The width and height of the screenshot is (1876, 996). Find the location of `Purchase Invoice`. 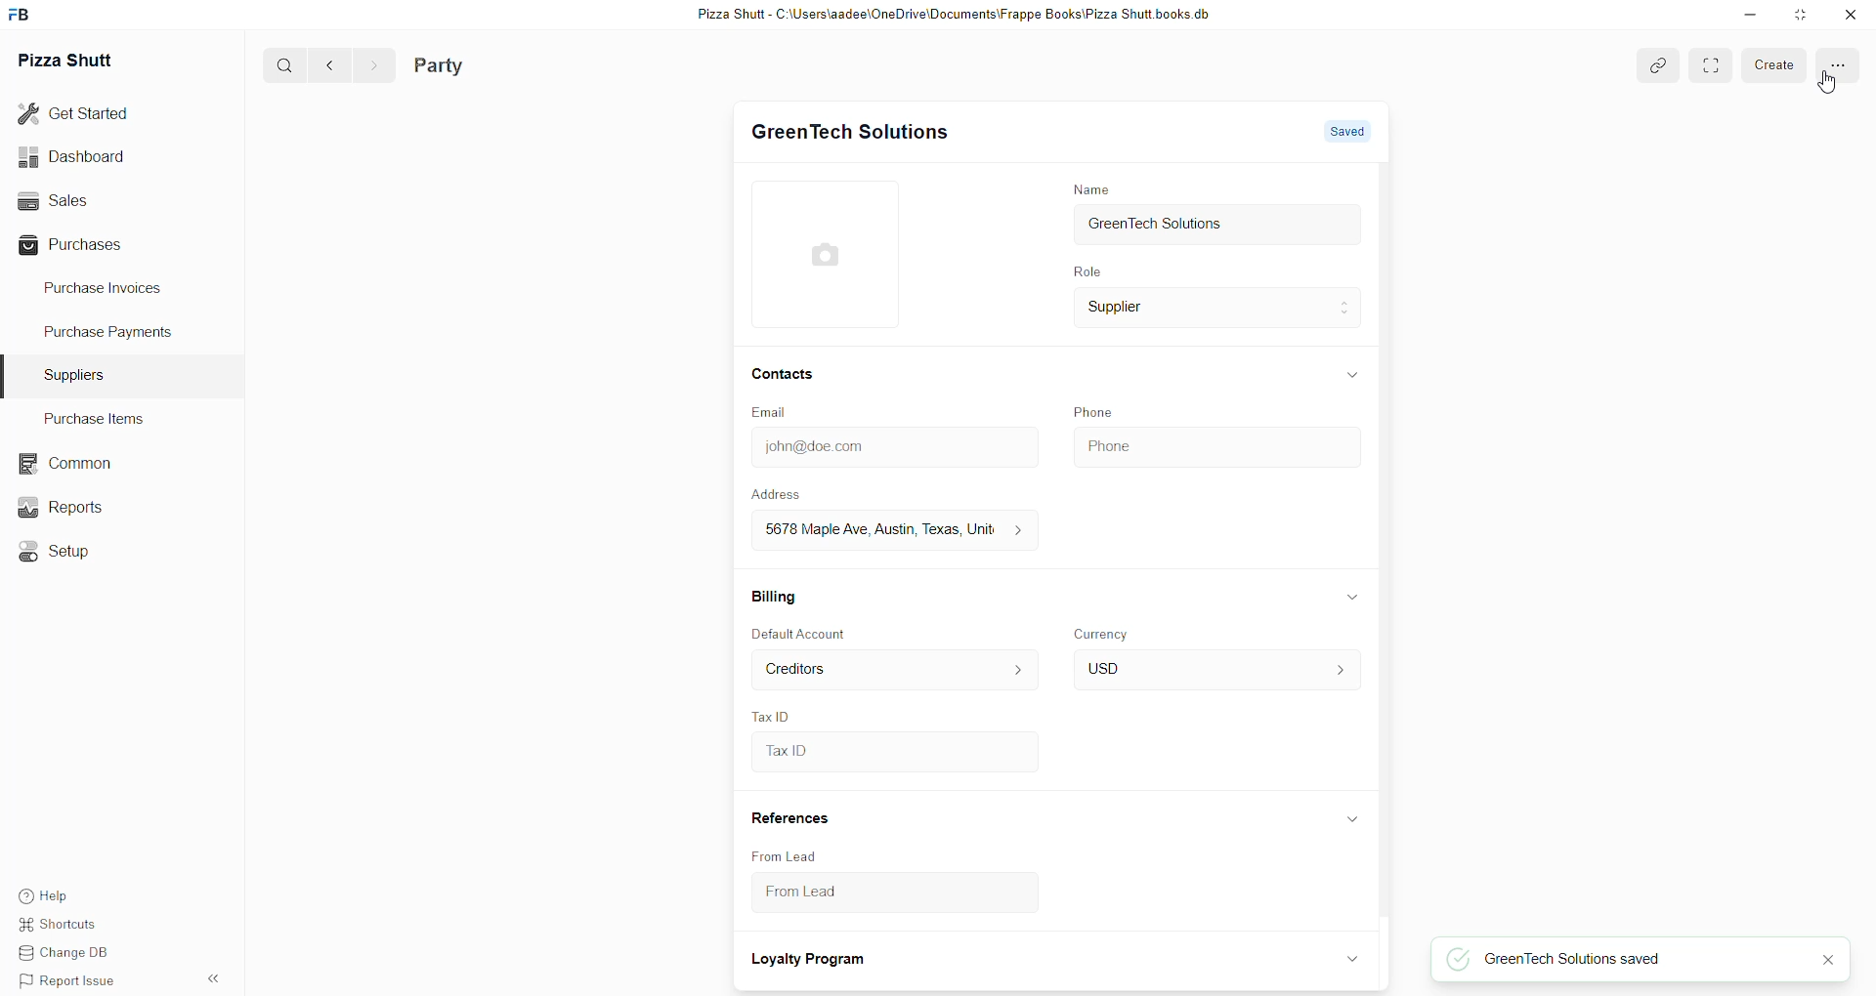

Purchase Invoice is located at coordinates (502, 64).